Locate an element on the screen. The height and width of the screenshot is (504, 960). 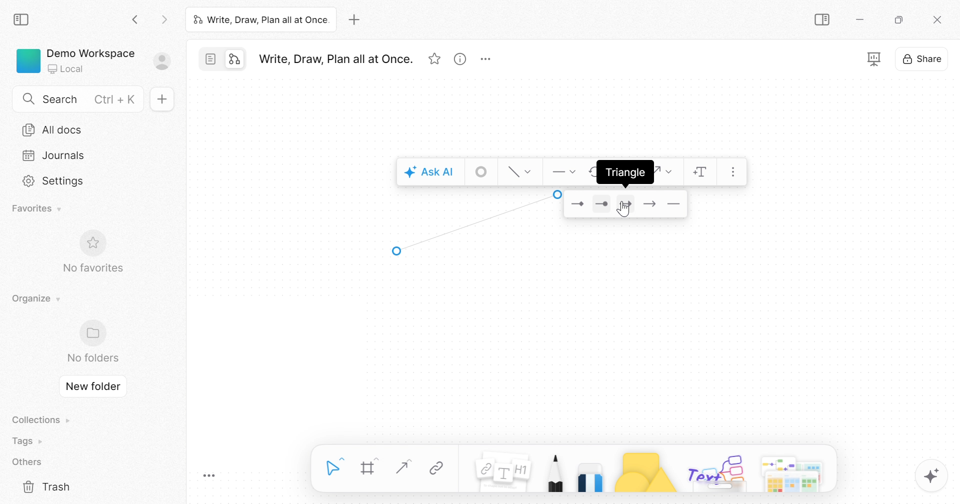
Add new tab is located at coordinates (356, 19).